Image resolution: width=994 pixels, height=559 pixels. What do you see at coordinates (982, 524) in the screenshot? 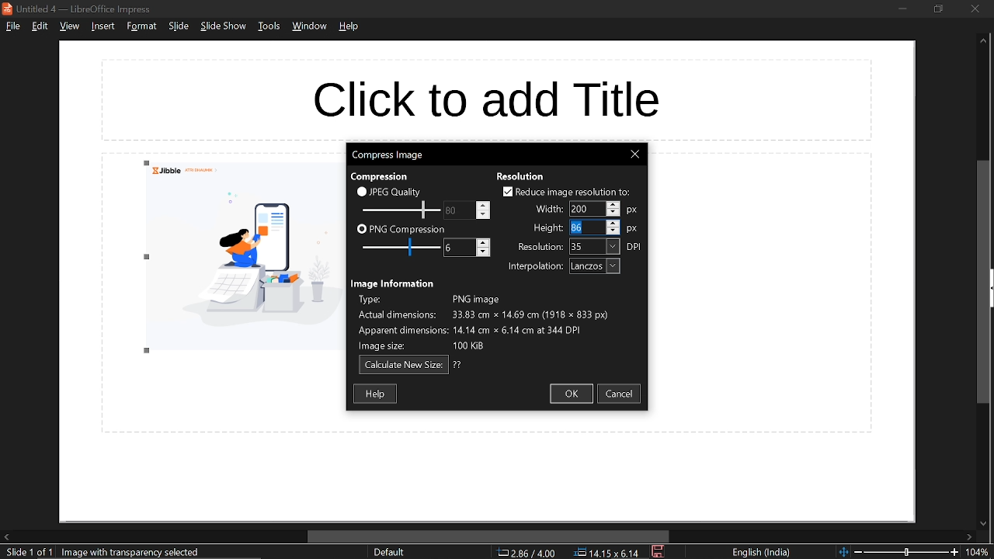
I see `move down` at bounding box center [982, 524].